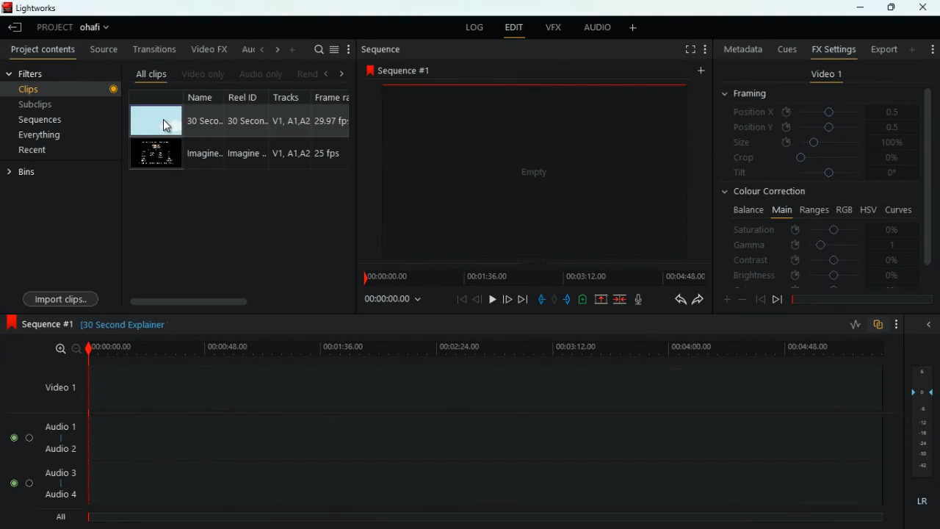 The height and width of the screenshot is (529, 940). I want to click on back, so click(760, 300).